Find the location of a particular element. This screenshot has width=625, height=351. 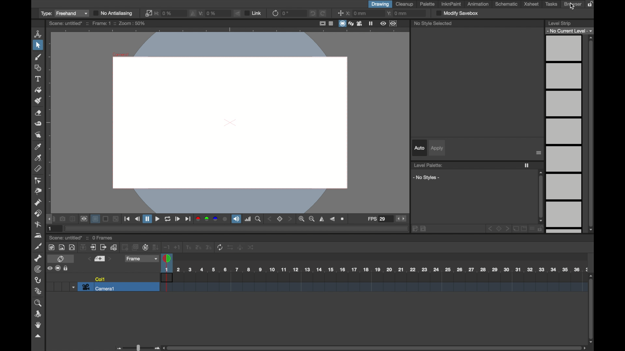

scroll box is located at coordinates (540, 196).